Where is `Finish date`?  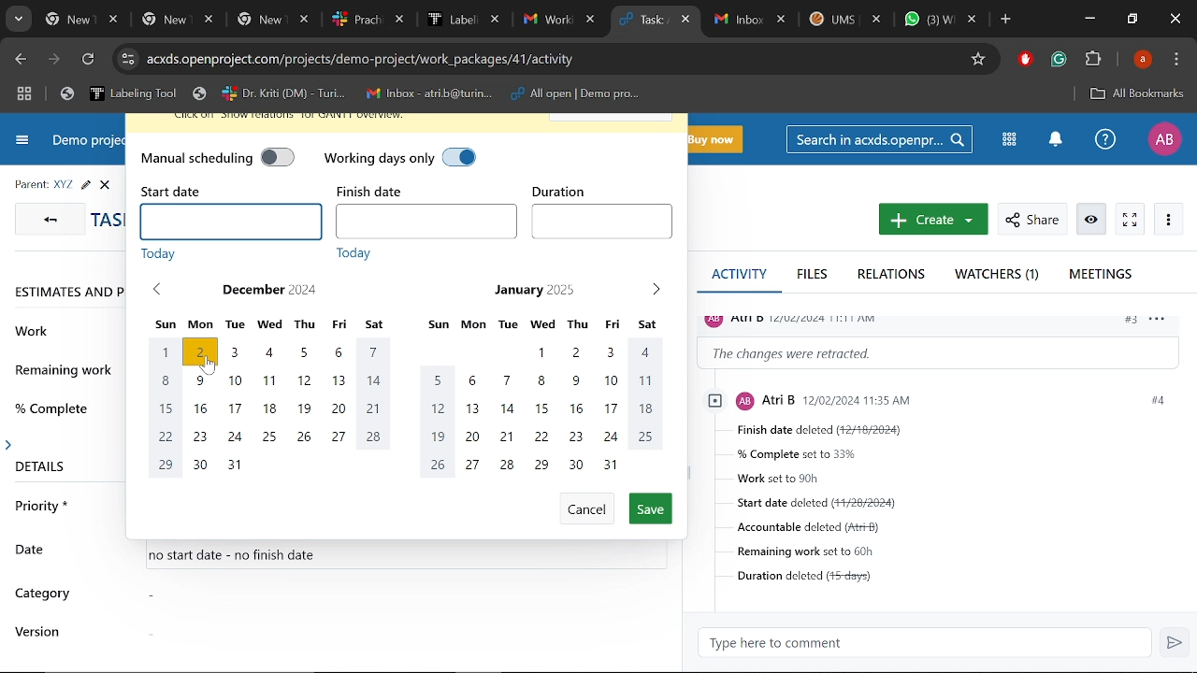 Finish date is located at coordinates (425, 222).